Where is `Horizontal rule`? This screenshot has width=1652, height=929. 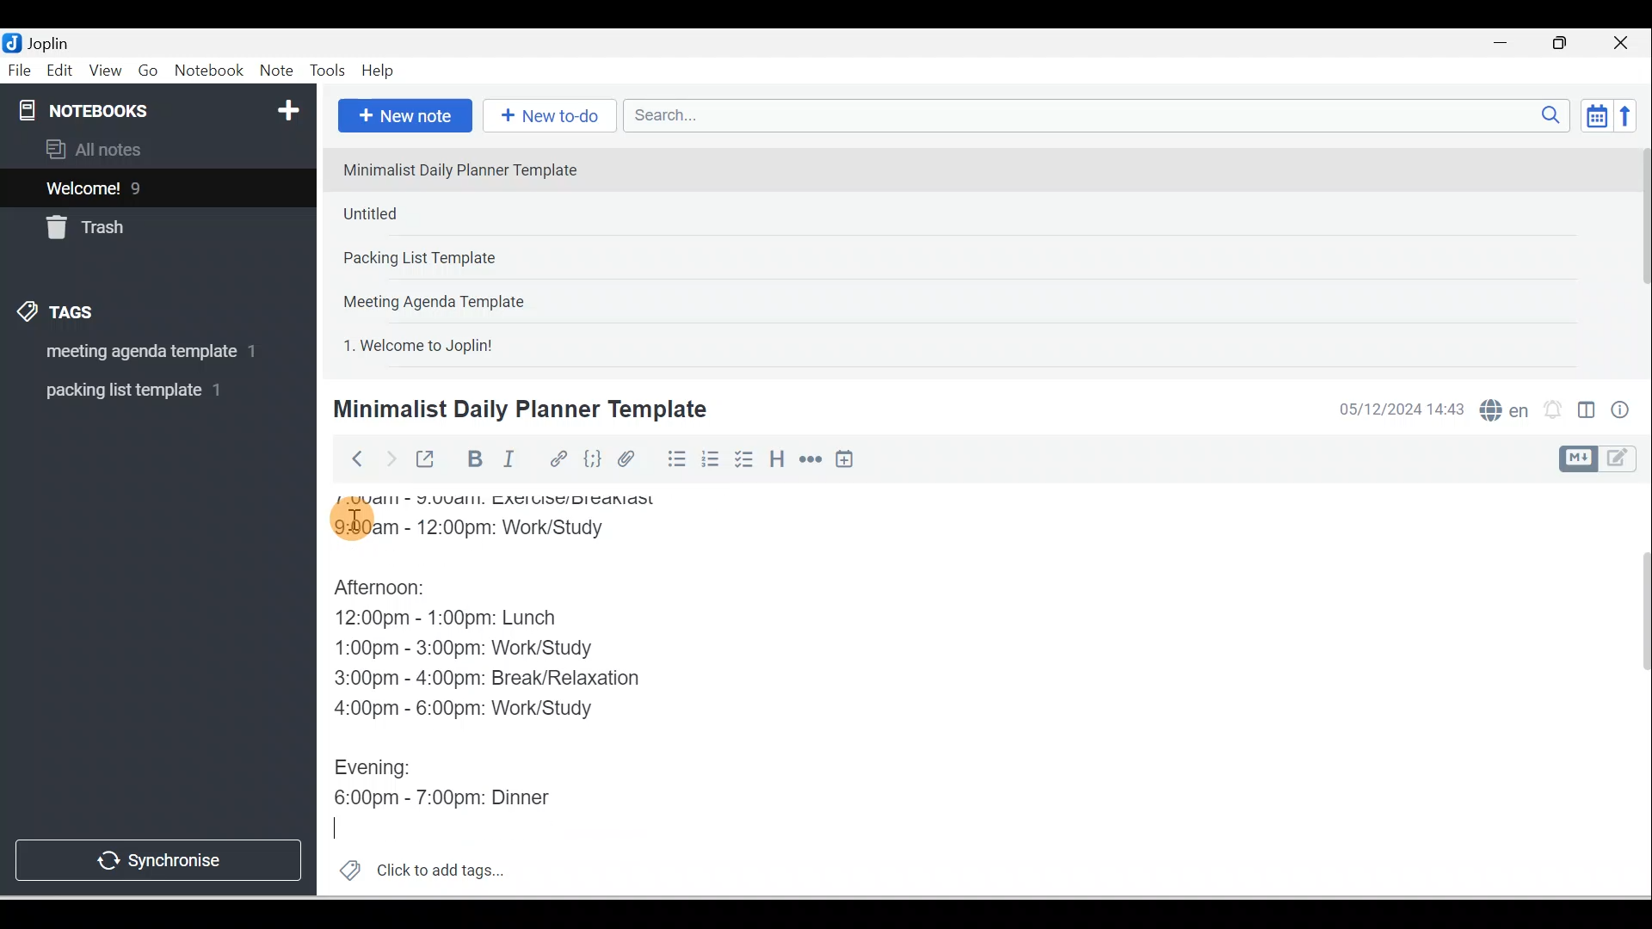 Horizontal rule is located at coordinates (812, 459).